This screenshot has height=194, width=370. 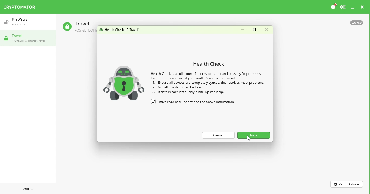 I want to click on Health check for vault, so click(x=120, y=29).